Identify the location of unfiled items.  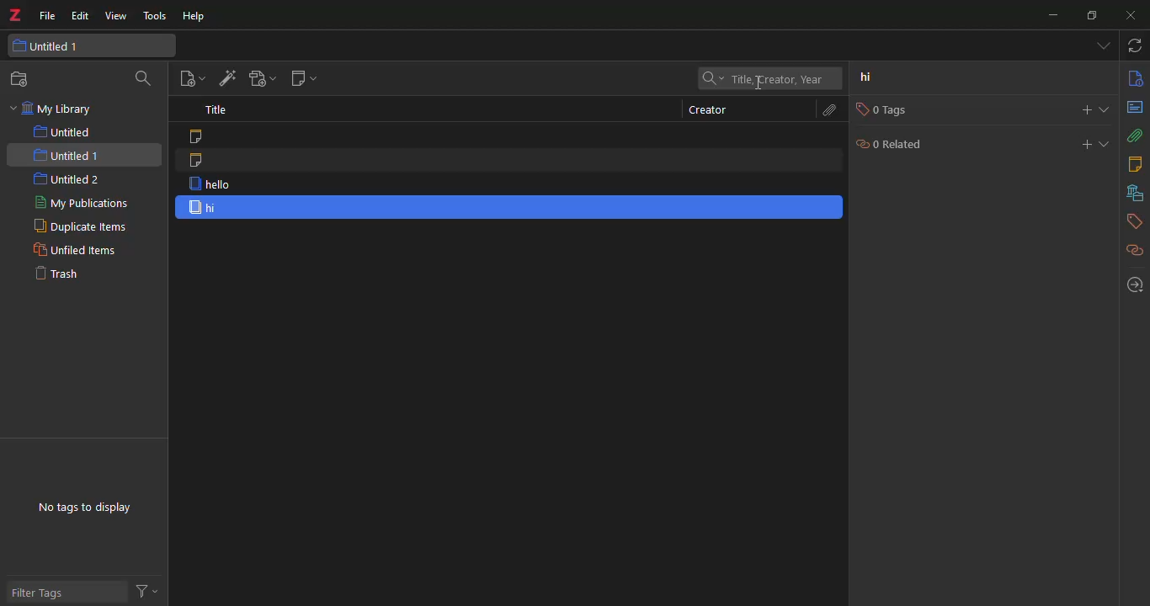
(72, 250).